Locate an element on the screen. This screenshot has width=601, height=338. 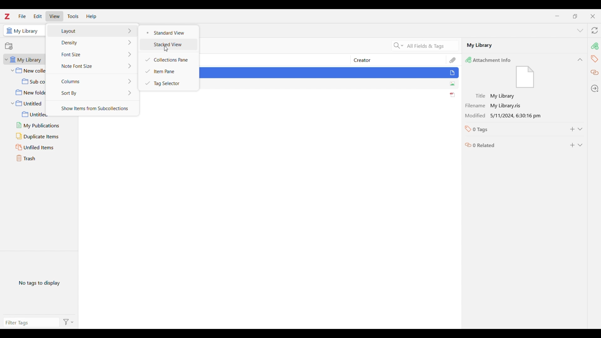
File menu is located at coordinates (22, 16).